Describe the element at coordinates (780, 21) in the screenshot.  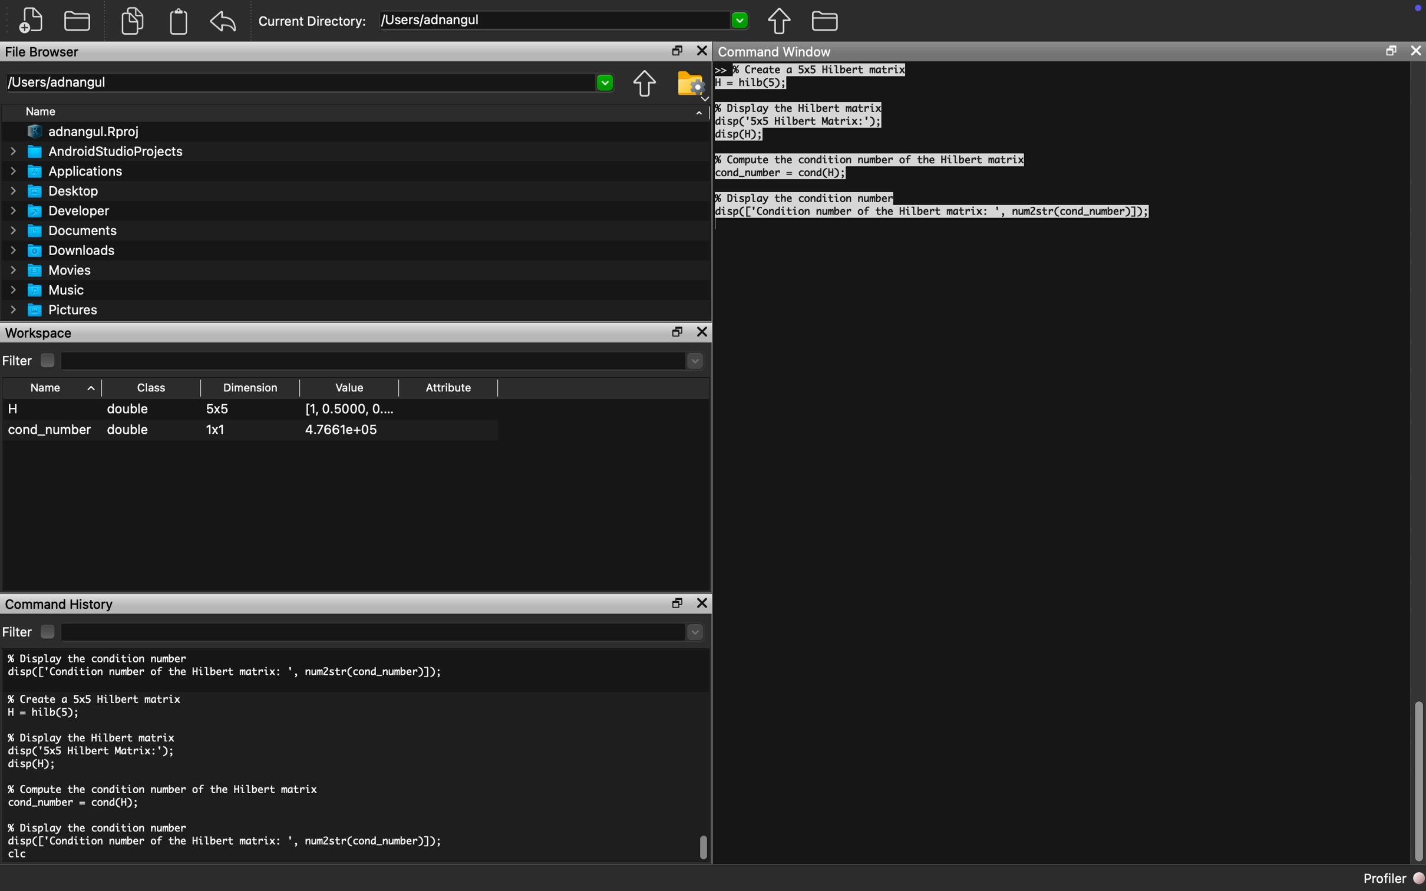
I see `Parent Directory` at that location.